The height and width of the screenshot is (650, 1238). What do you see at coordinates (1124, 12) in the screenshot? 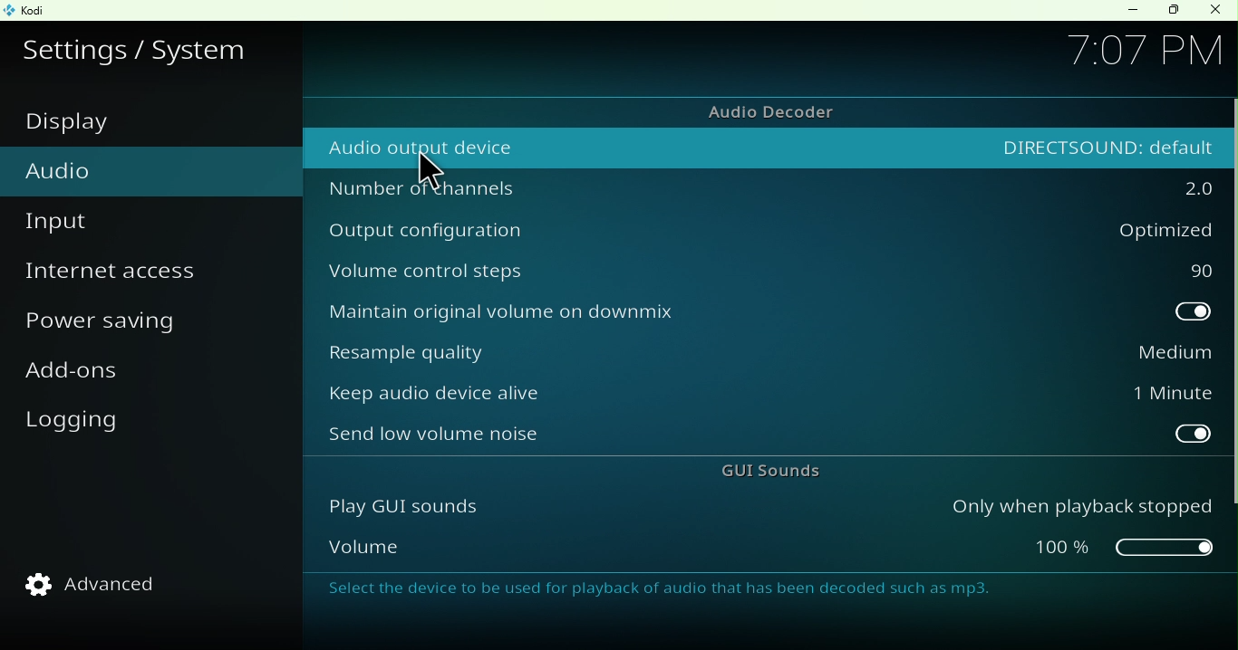
I see `Minimize` at bounding box center [1124, 12].